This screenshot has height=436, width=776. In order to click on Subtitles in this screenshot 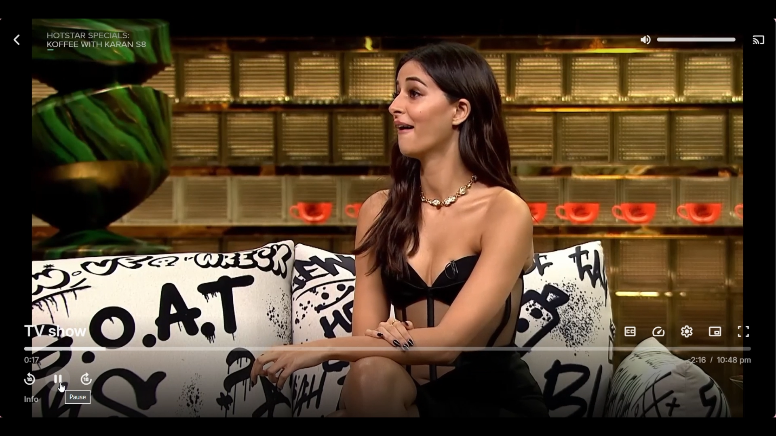, I will do `click(630, 331)`.